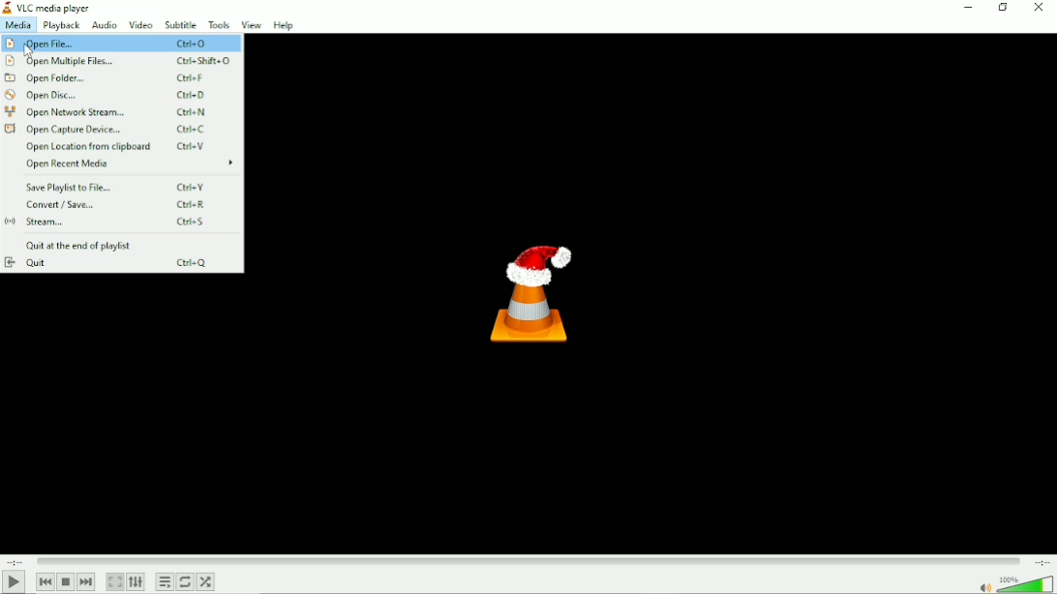 This screenshot has width=1057, height=594. I want to click on Minimize, so click(967, 7).